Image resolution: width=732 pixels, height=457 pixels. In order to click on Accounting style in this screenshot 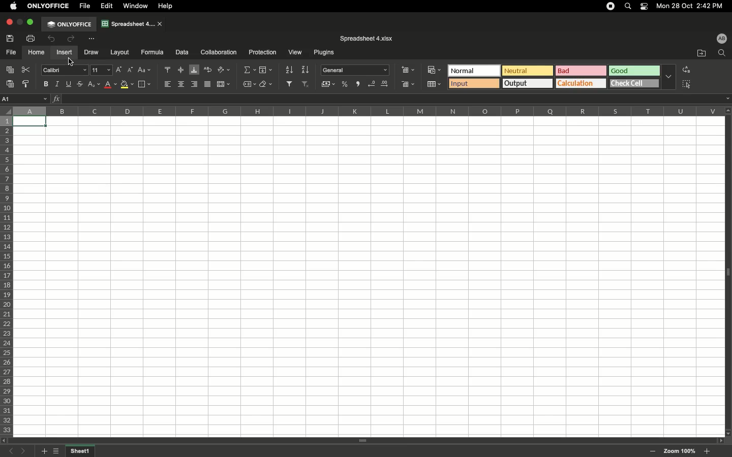, I will do `click(329, 85)`.